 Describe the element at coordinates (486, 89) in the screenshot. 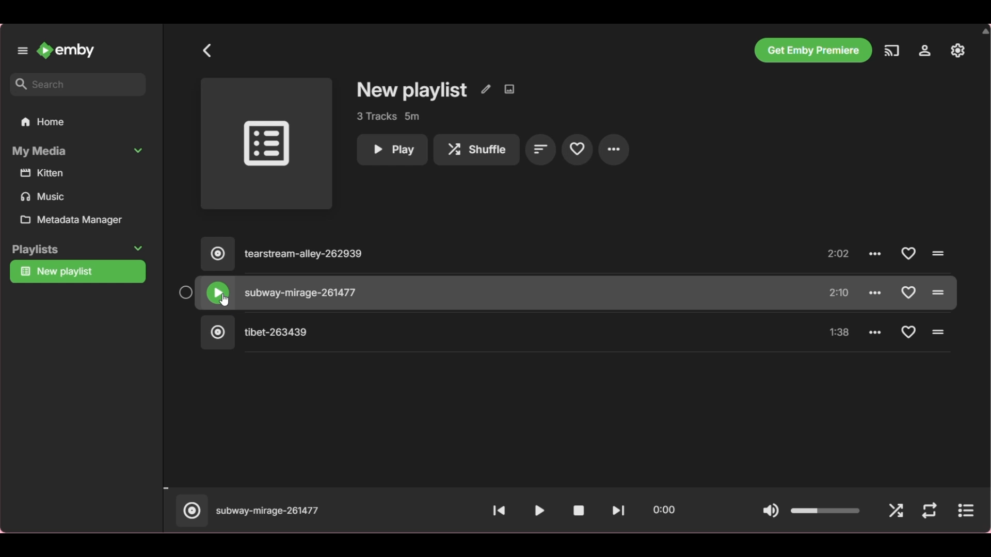

I see `Edit metadata` at that location.